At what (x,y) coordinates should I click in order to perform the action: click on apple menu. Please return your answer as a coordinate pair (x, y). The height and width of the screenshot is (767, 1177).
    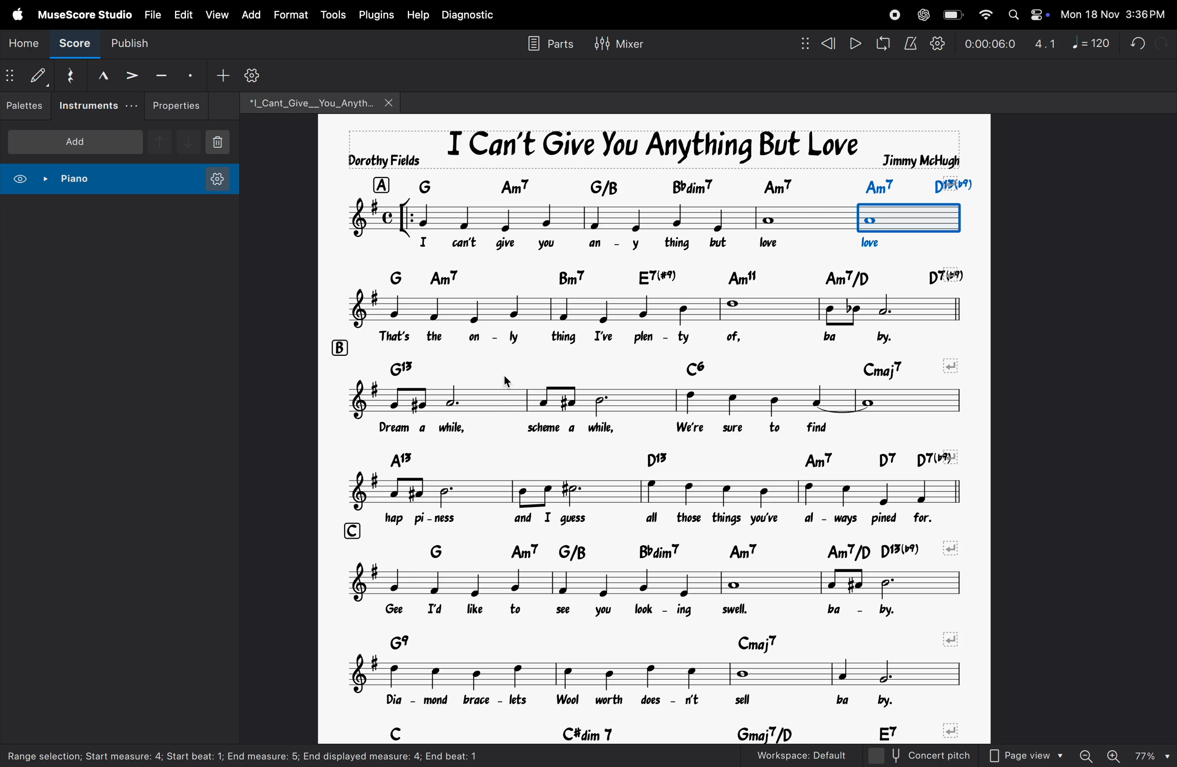
    Looking at the image, I should click on (13, 15).